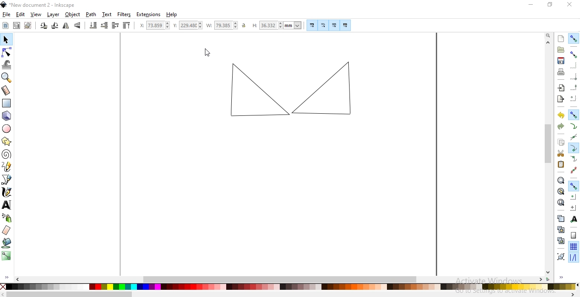  Describe the element at coordinates (6, 168) in the screenshot. I see `draw freehand lines` at that location.